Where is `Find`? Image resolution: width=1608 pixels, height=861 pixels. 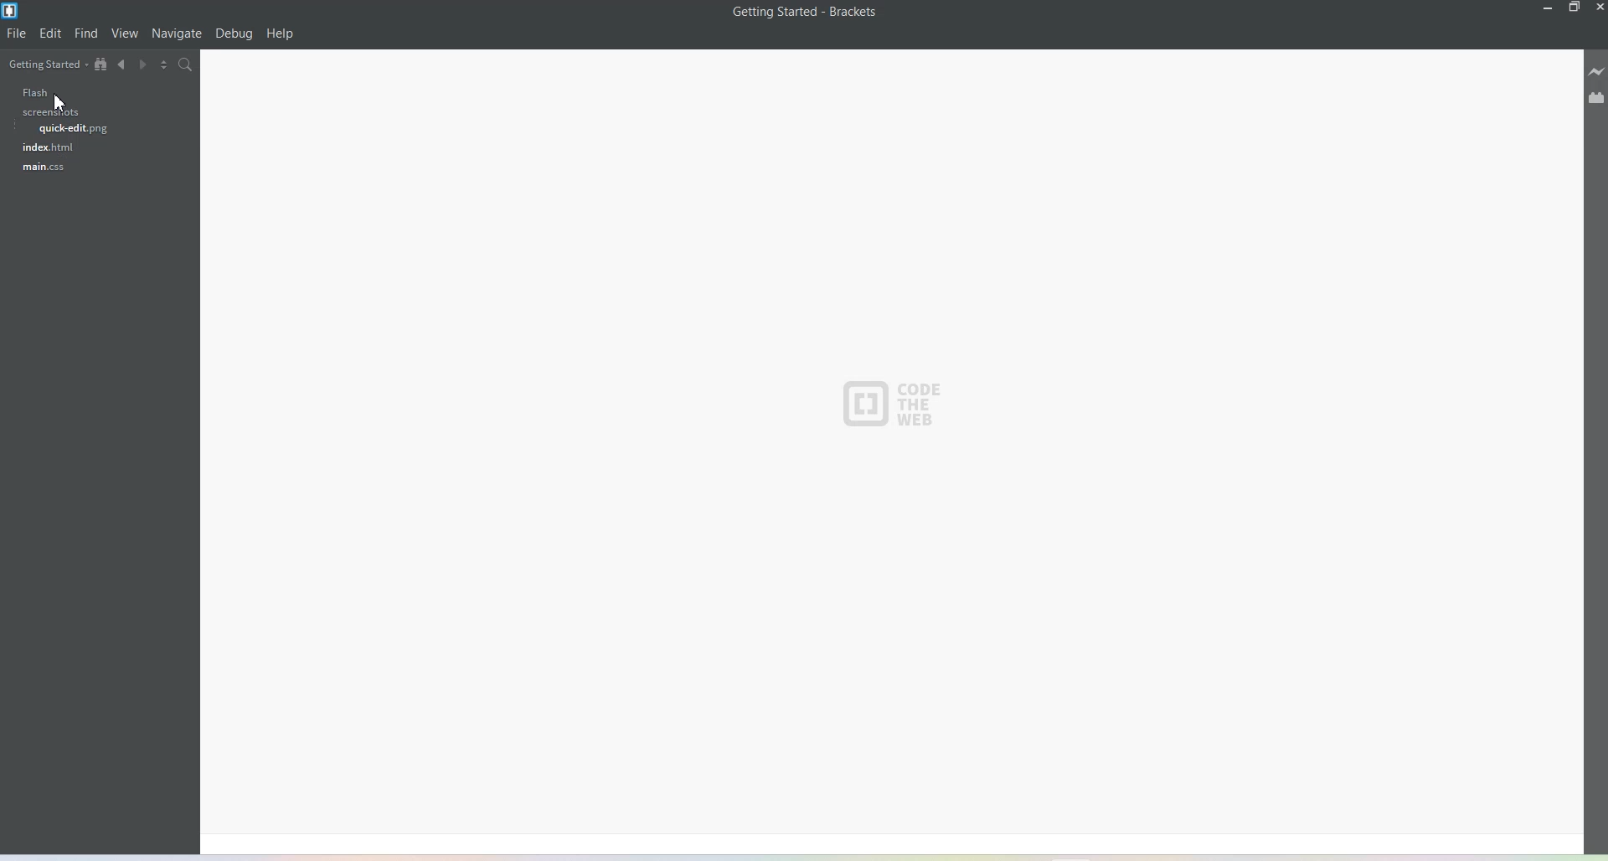 Find is located at coordinates (86, 34).